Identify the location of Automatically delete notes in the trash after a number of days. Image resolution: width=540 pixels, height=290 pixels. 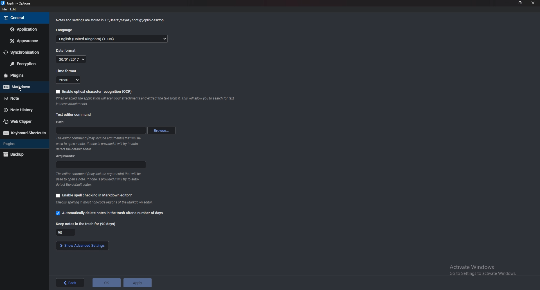
(110, 214).